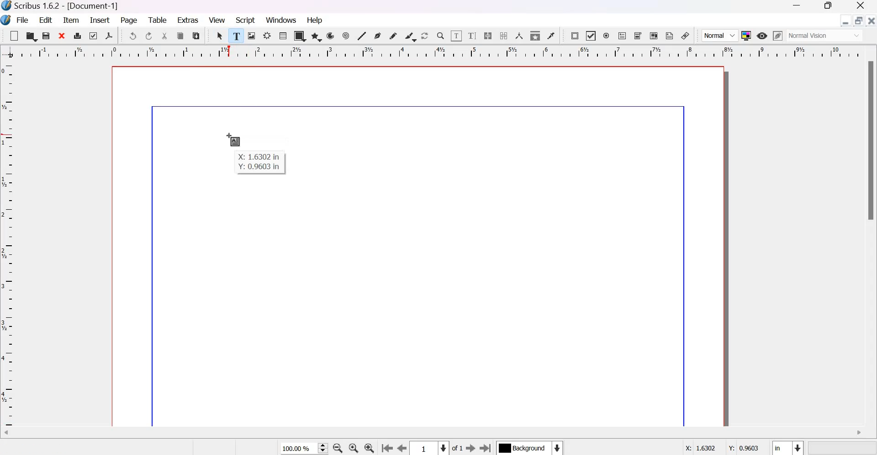 Image resolution: width=877 pixels, height=455 pixels. Describe the element at coordinates (720, 36) in the screenshot. I see `Normal` at that location.